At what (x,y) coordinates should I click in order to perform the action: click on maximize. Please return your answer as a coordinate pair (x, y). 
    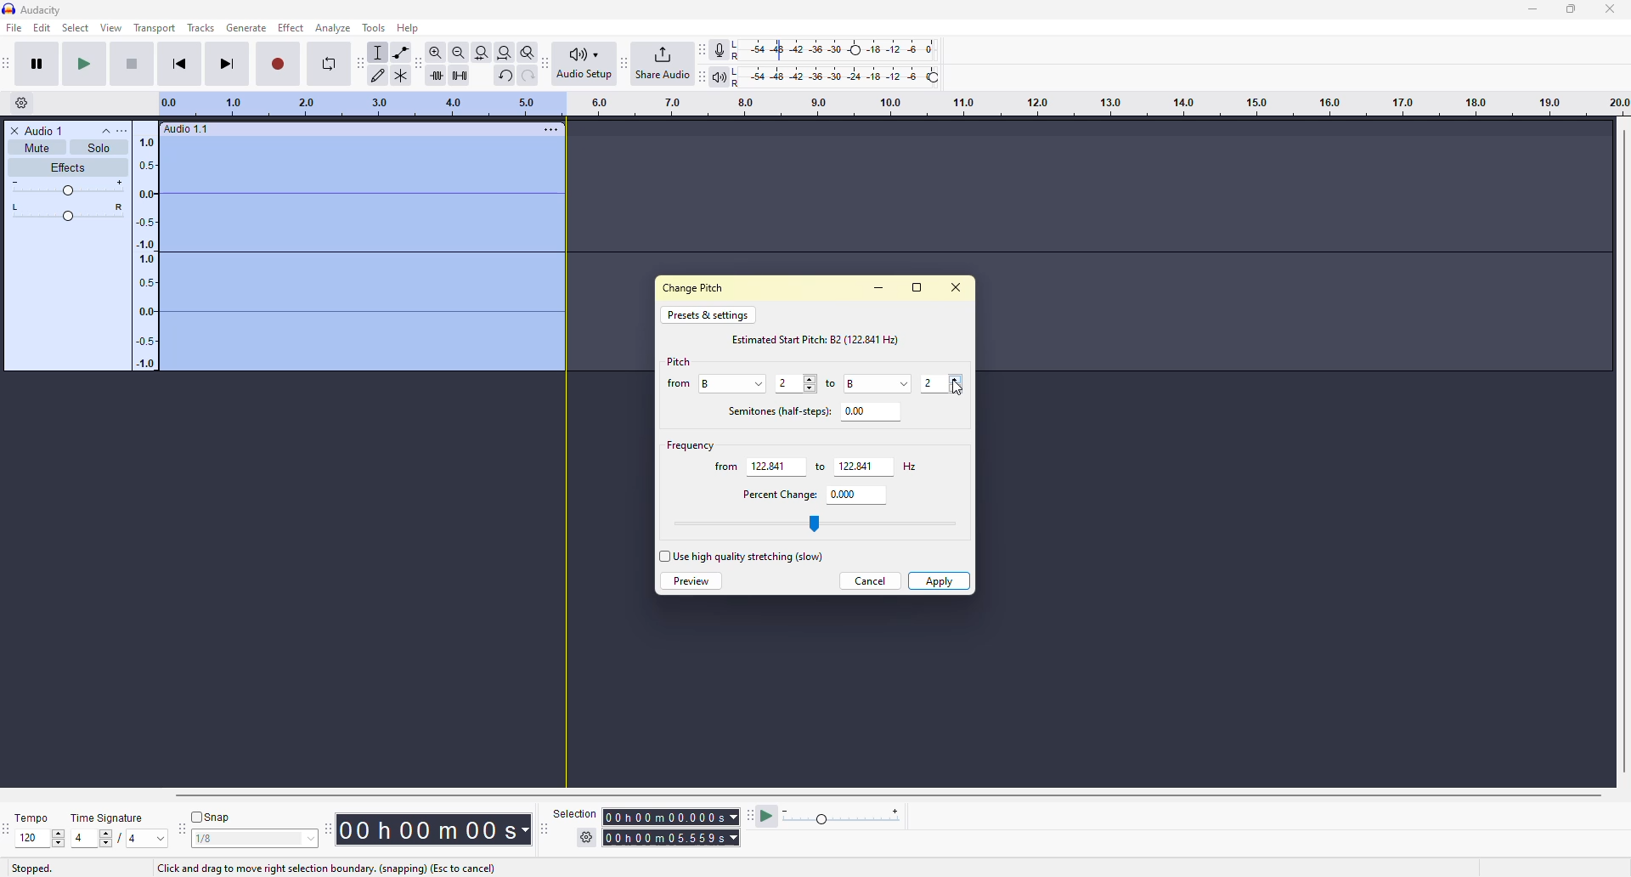
    Looking at the image, I should click on (1571, 8).